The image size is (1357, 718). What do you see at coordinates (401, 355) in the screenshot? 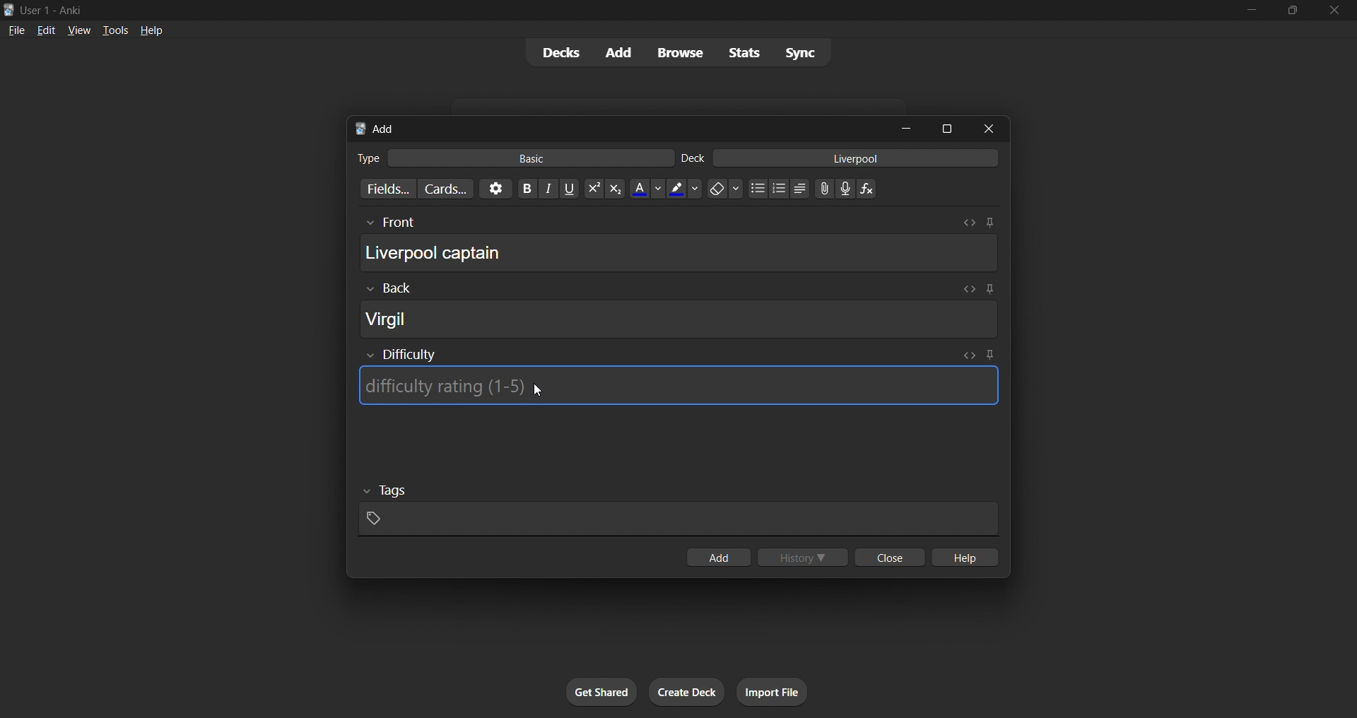
I see `Show/Hide Difficulty rating input box` at bounding box center [401, 355].